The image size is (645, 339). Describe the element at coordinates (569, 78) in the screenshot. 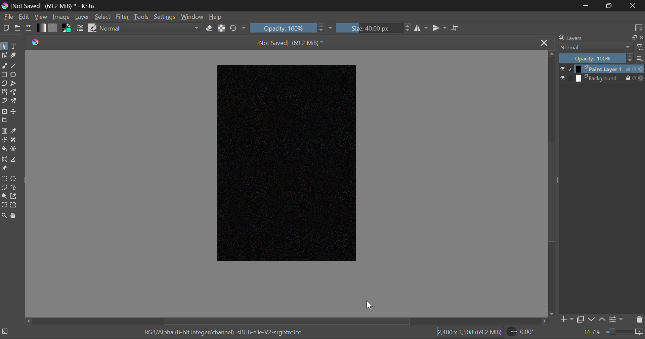

I see `checkbox` at that location.